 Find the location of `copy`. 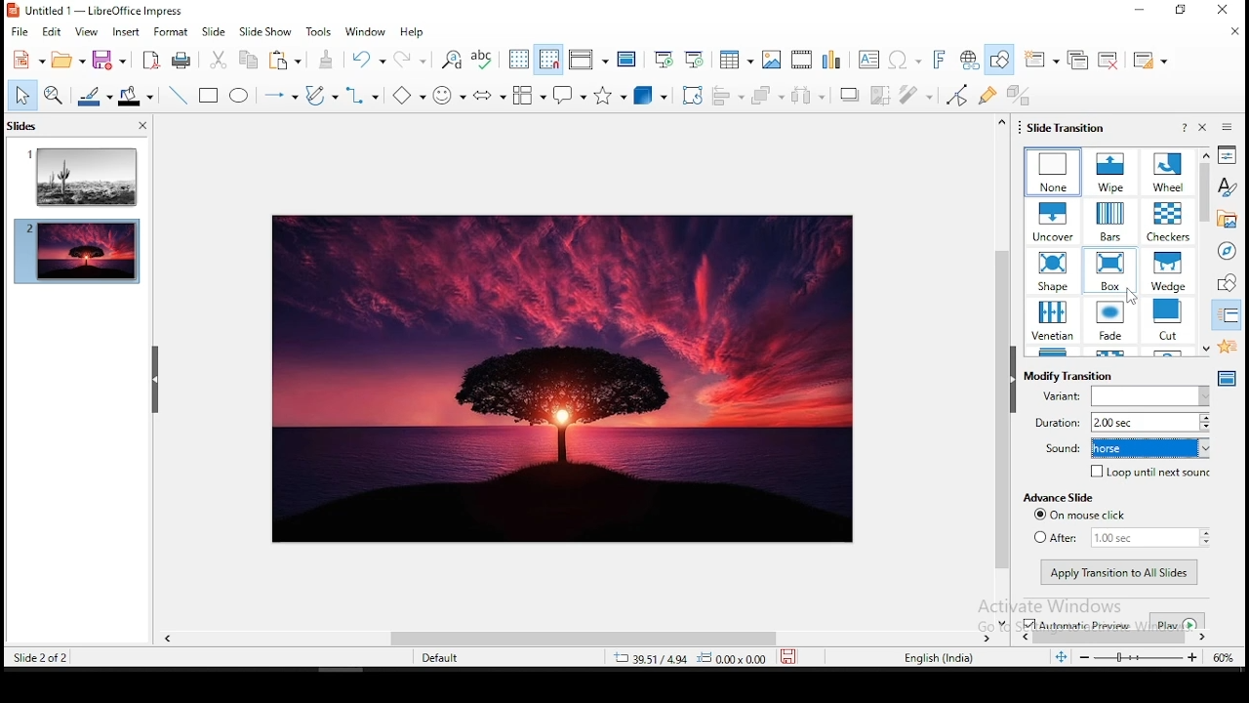

copy is located at coordinates (247, 60).